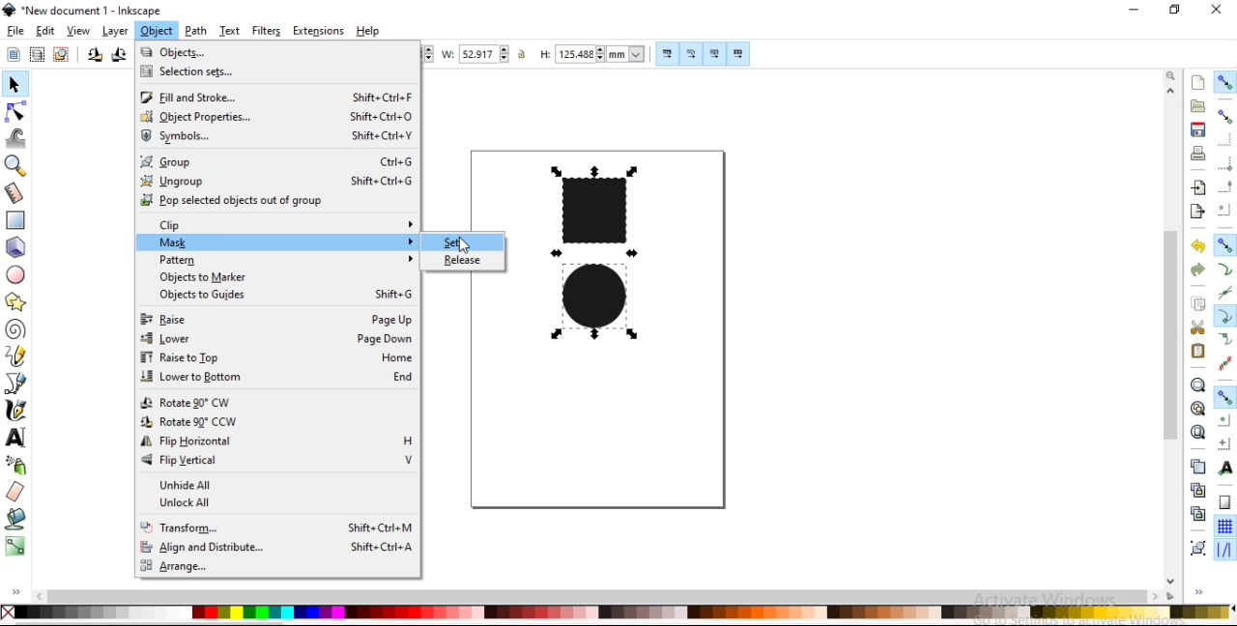 Image resolution: width=1237 pixels, height=626 pixels. Describe the element at coordinates (1173, 76) in the screenshot. I see `zoom` at that location.